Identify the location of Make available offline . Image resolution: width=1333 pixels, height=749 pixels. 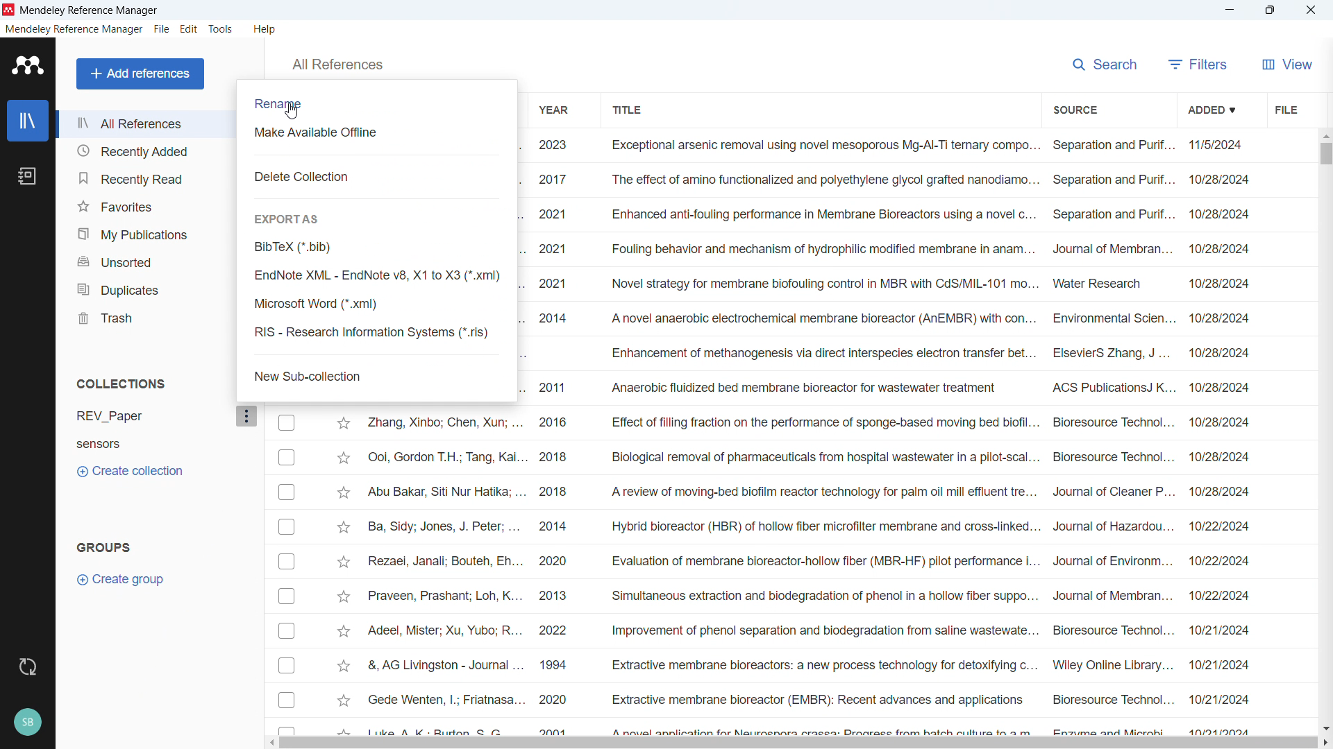
(326, 132).